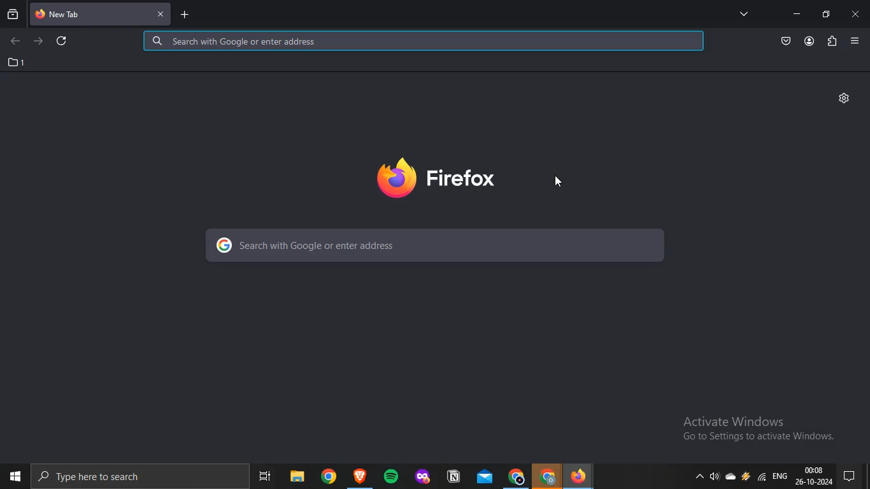 Image resolution: width=870 pixels, height=489 pixels. What do you see at coordinates (184, 16) in the screenshot?
I see `new tab` at bounding box center [184, 16].